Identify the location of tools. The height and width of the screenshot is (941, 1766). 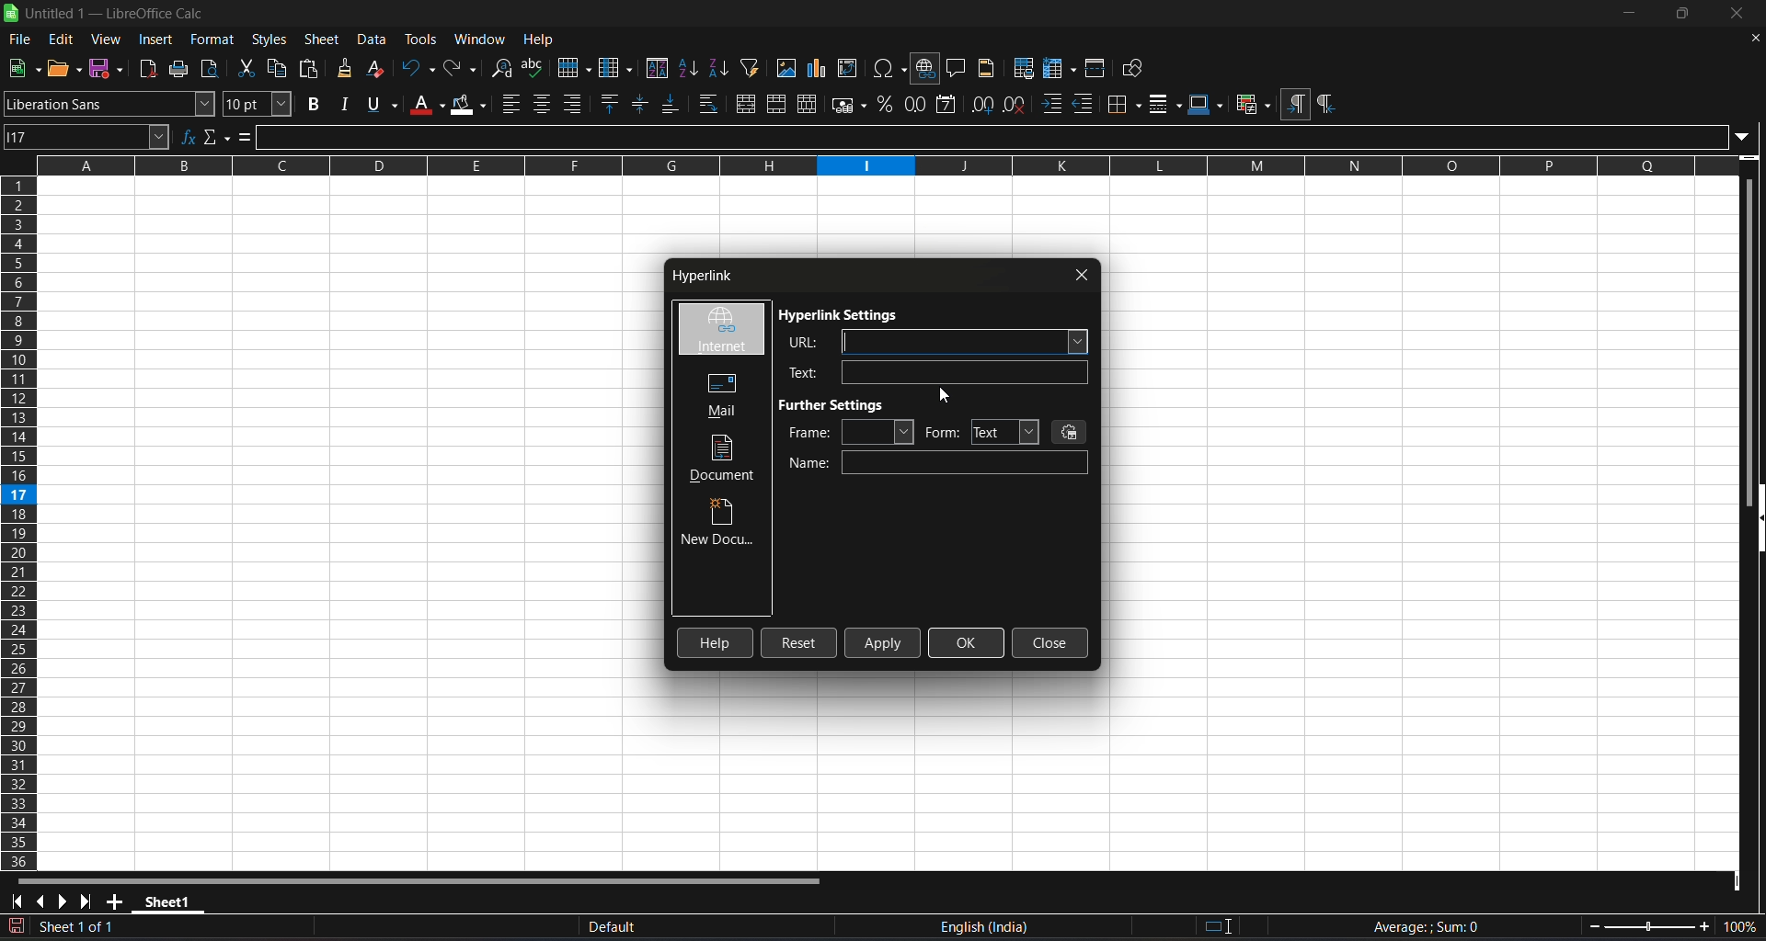
(419, 39).